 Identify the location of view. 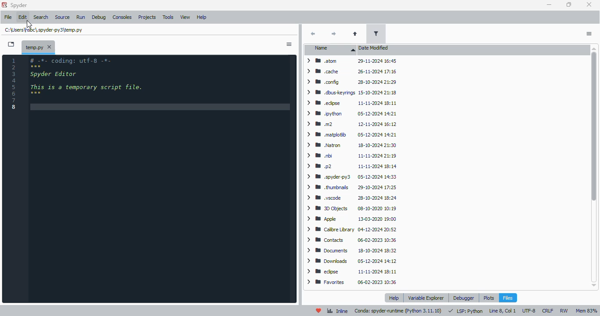
(186, 17).